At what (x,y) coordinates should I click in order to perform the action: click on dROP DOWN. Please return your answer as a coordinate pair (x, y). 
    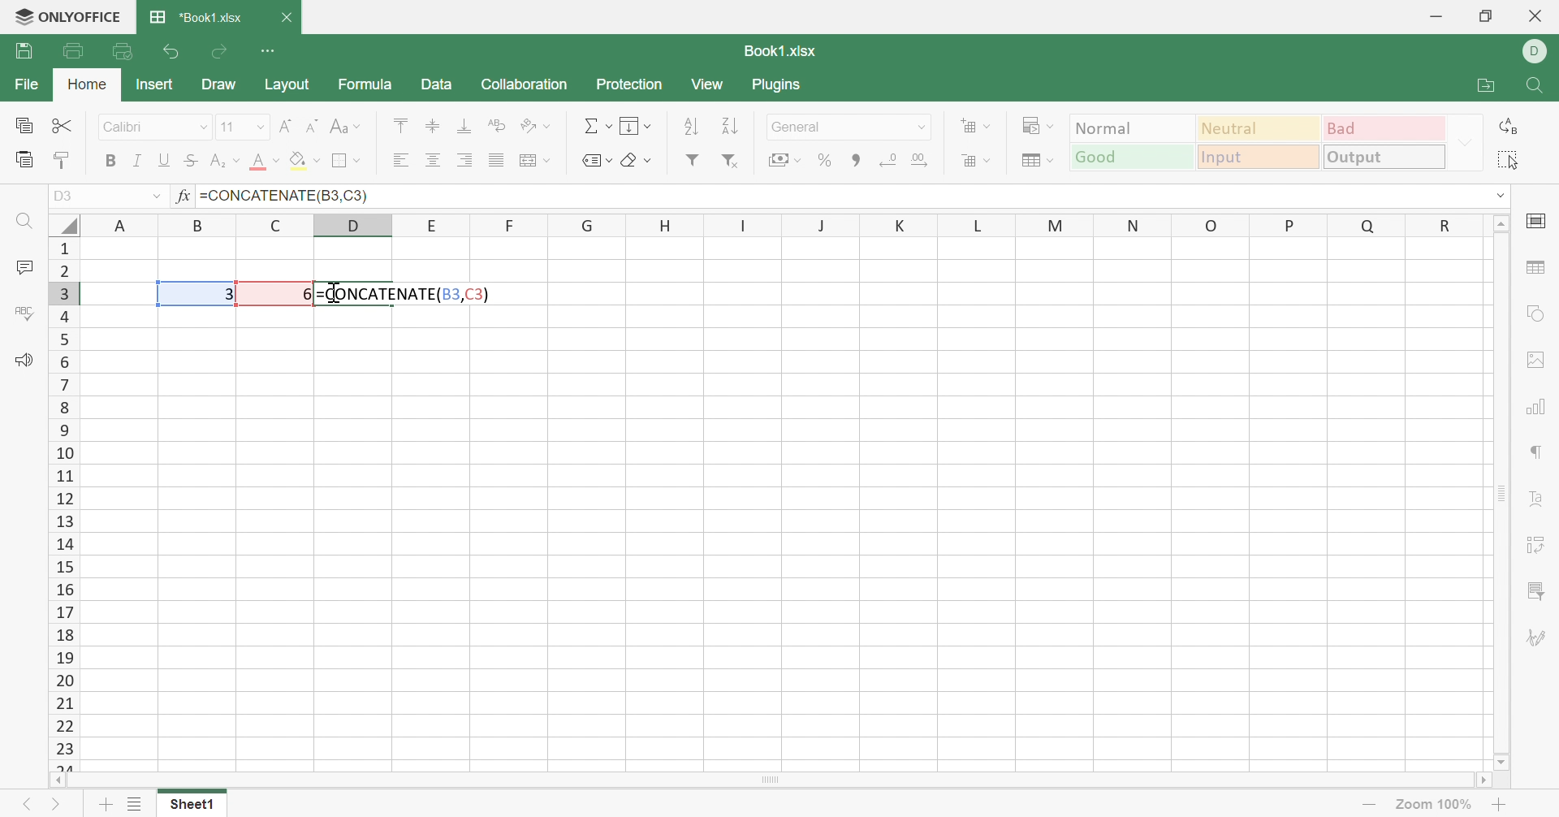
    Looking at the image, I should click on (1504, 197).